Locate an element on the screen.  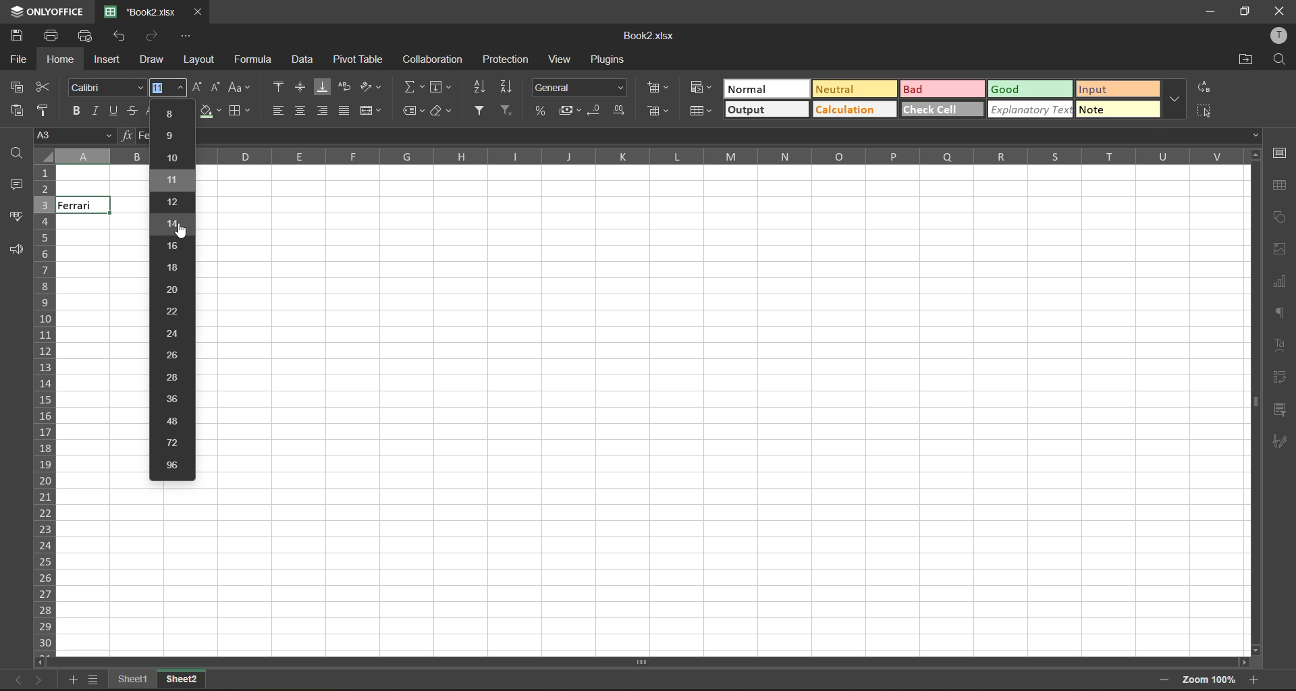
sheet list is located at coordinates (93, 681).